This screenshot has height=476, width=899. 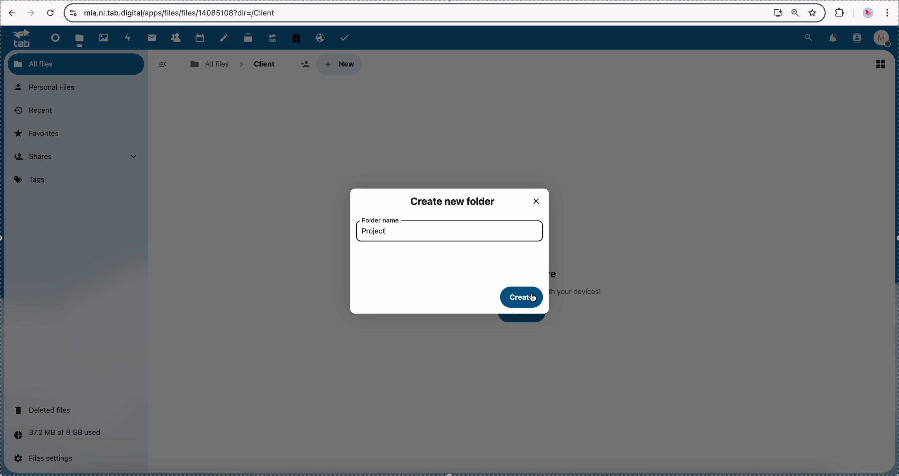 What do you see at coordinates (163, 64) in the screenshot?
I see `hide menu` at bounding box center [163, 64].